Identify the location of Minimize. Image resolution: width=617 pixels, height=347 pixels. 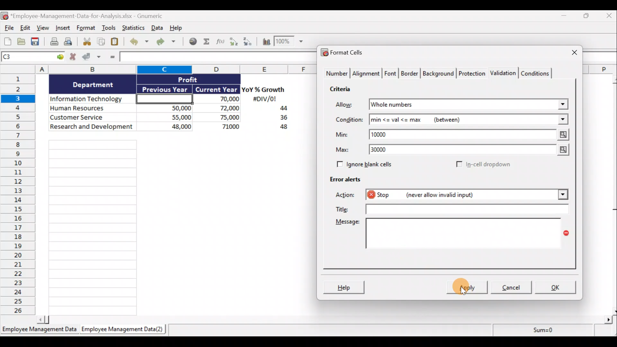
(566, 17).